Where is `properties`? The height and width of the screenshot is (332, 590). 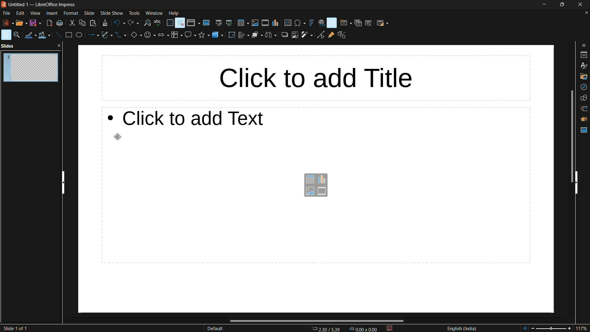
properties is located at coordinates (583, 55).